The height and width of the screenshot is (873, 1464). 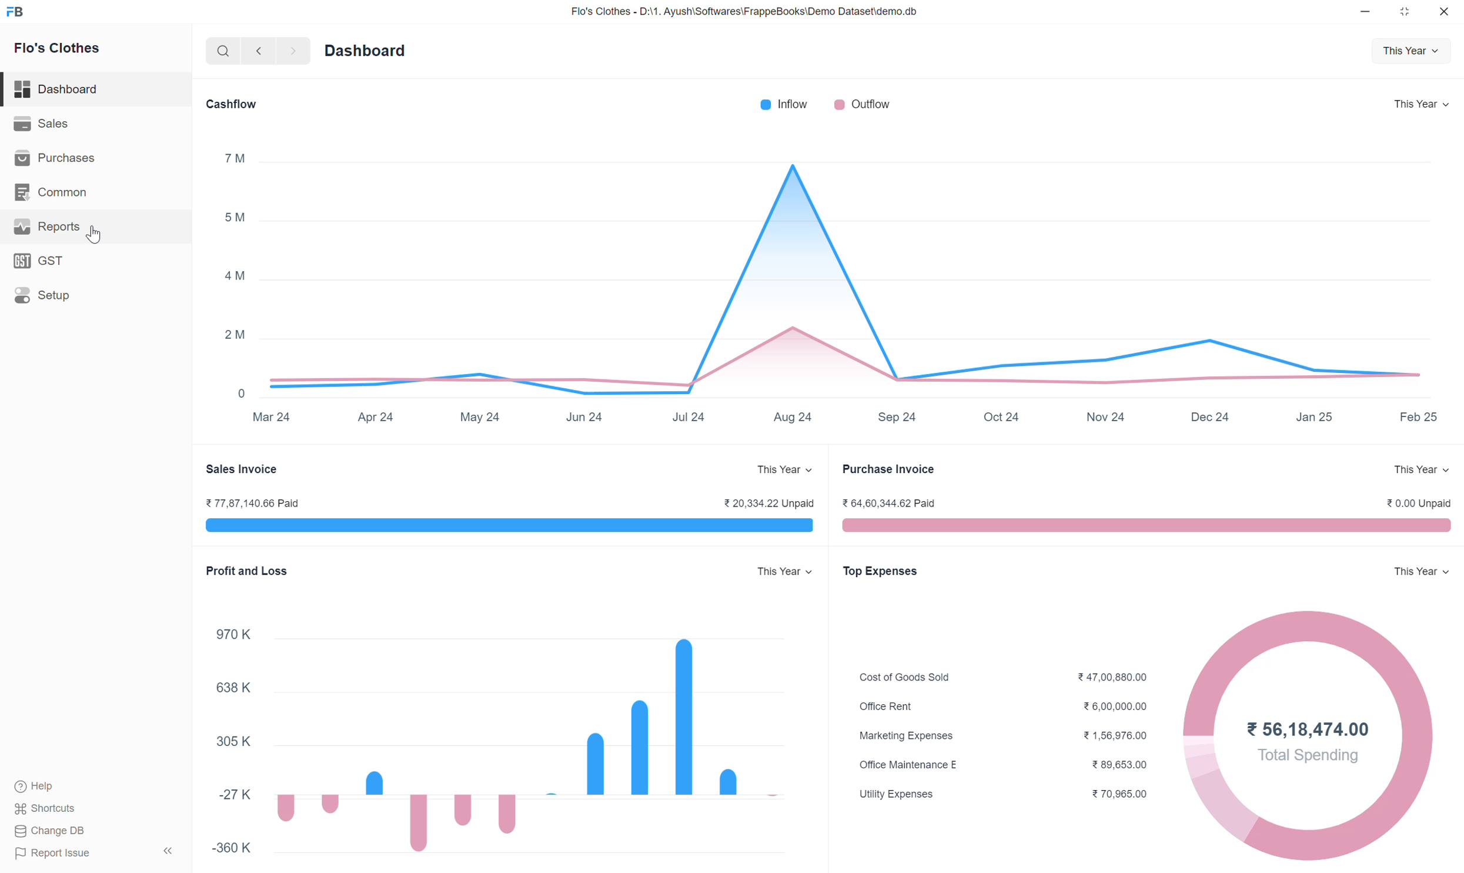 What do you see at coordinates (220, 51) in the screenshot?
I see `search` at bounding box center [220, 51].